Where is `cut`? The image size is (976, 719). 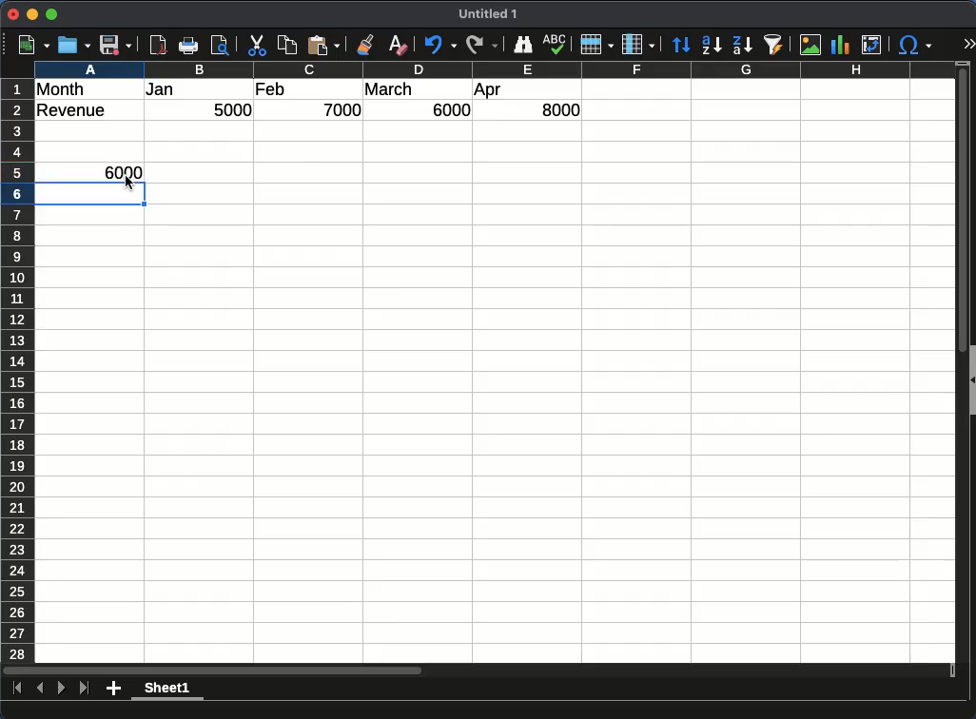
cut is located at coordinates (257, 45).